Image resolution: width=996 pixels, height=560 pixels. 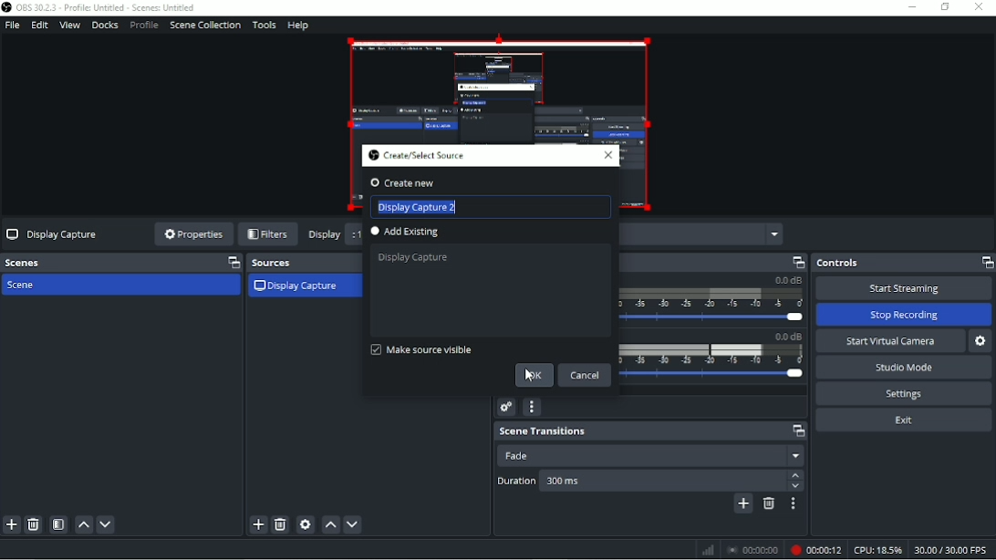 I want to click on Filters, so click(x=268, y=235).